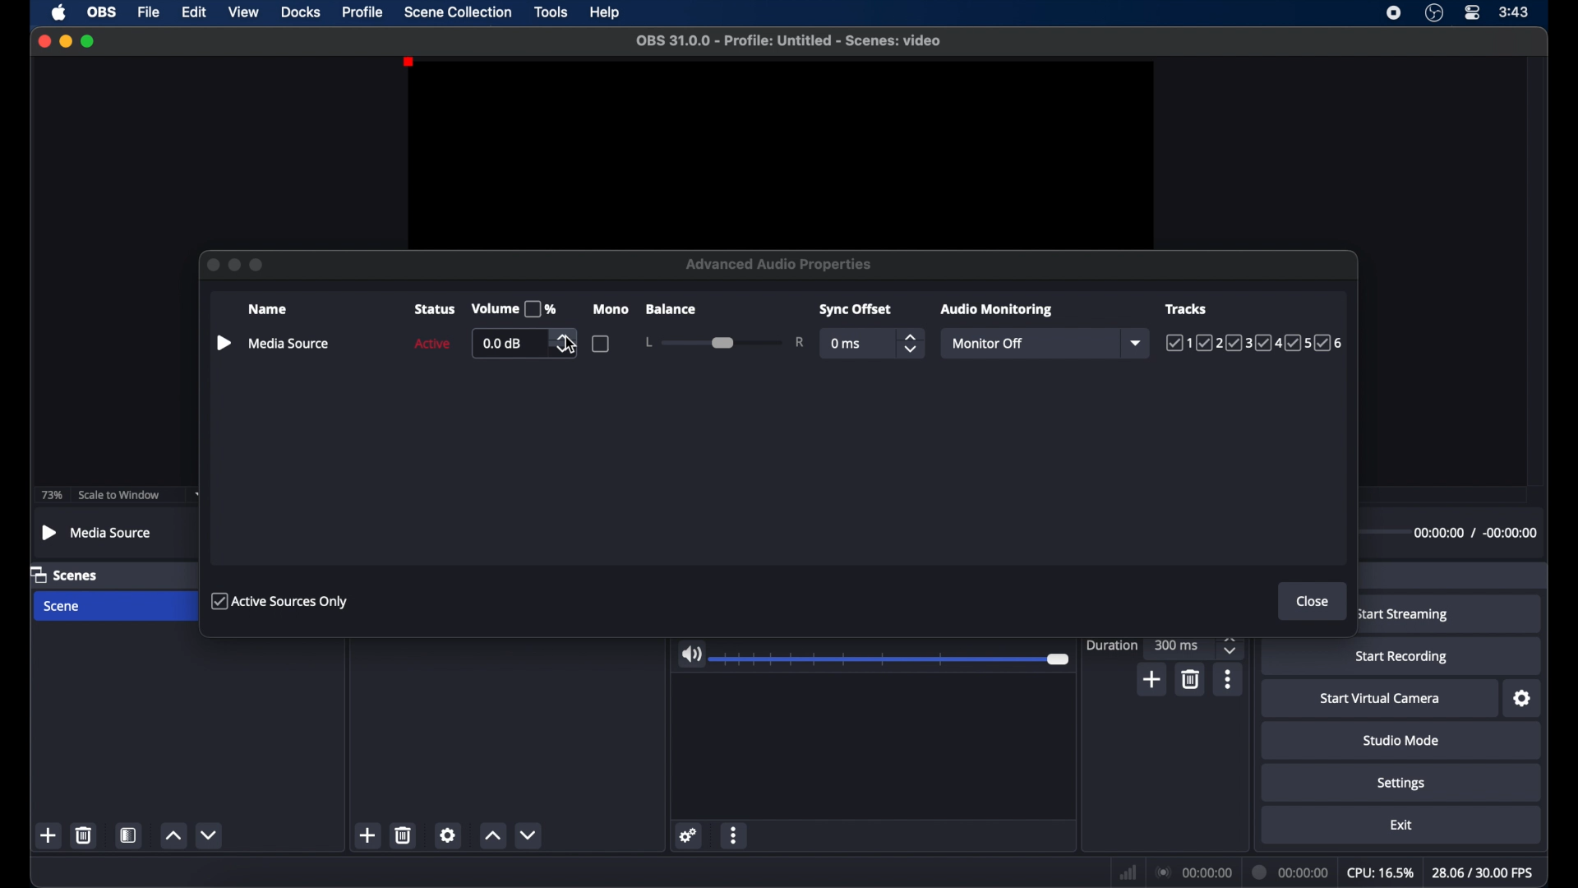 This screenshot has height=888, width=1578. What do you see at coordinates (671, 309) in the screenshot?
I see `balance` at bounding box center [671, 309].